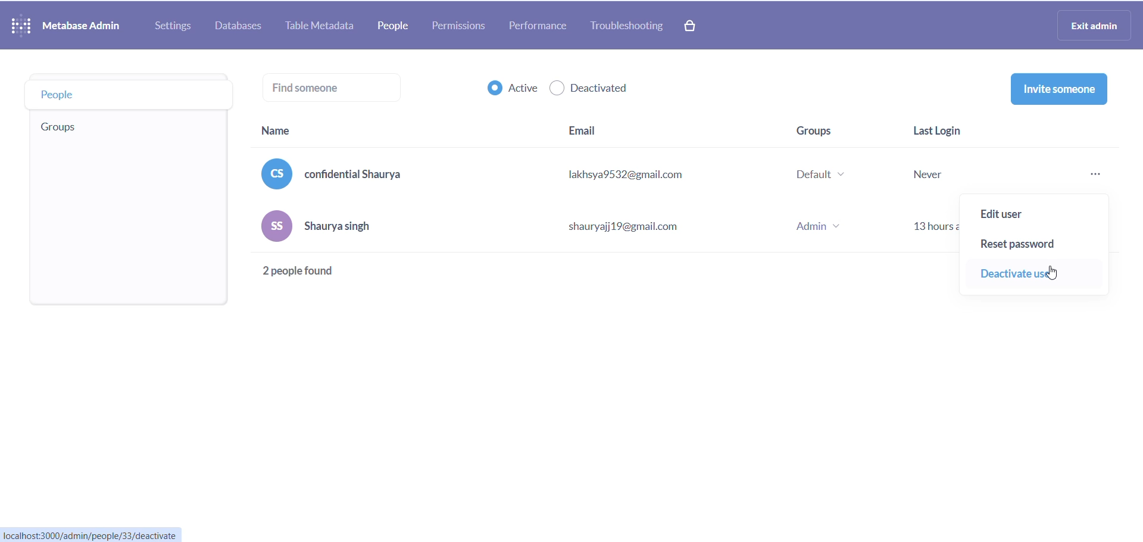 This screenshot has height=542, width=1143. I want to click on more options, so click(1096, 172).